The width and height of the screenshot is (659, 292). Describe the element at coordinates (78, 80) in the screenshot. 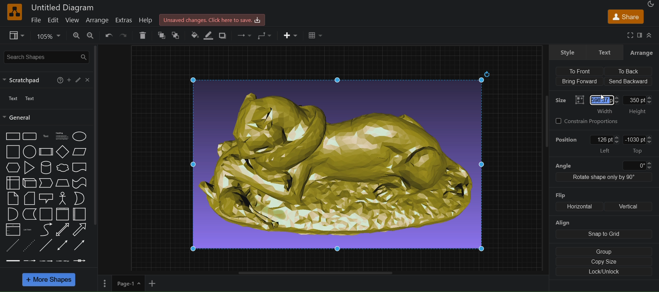

I see `edit` at that location.